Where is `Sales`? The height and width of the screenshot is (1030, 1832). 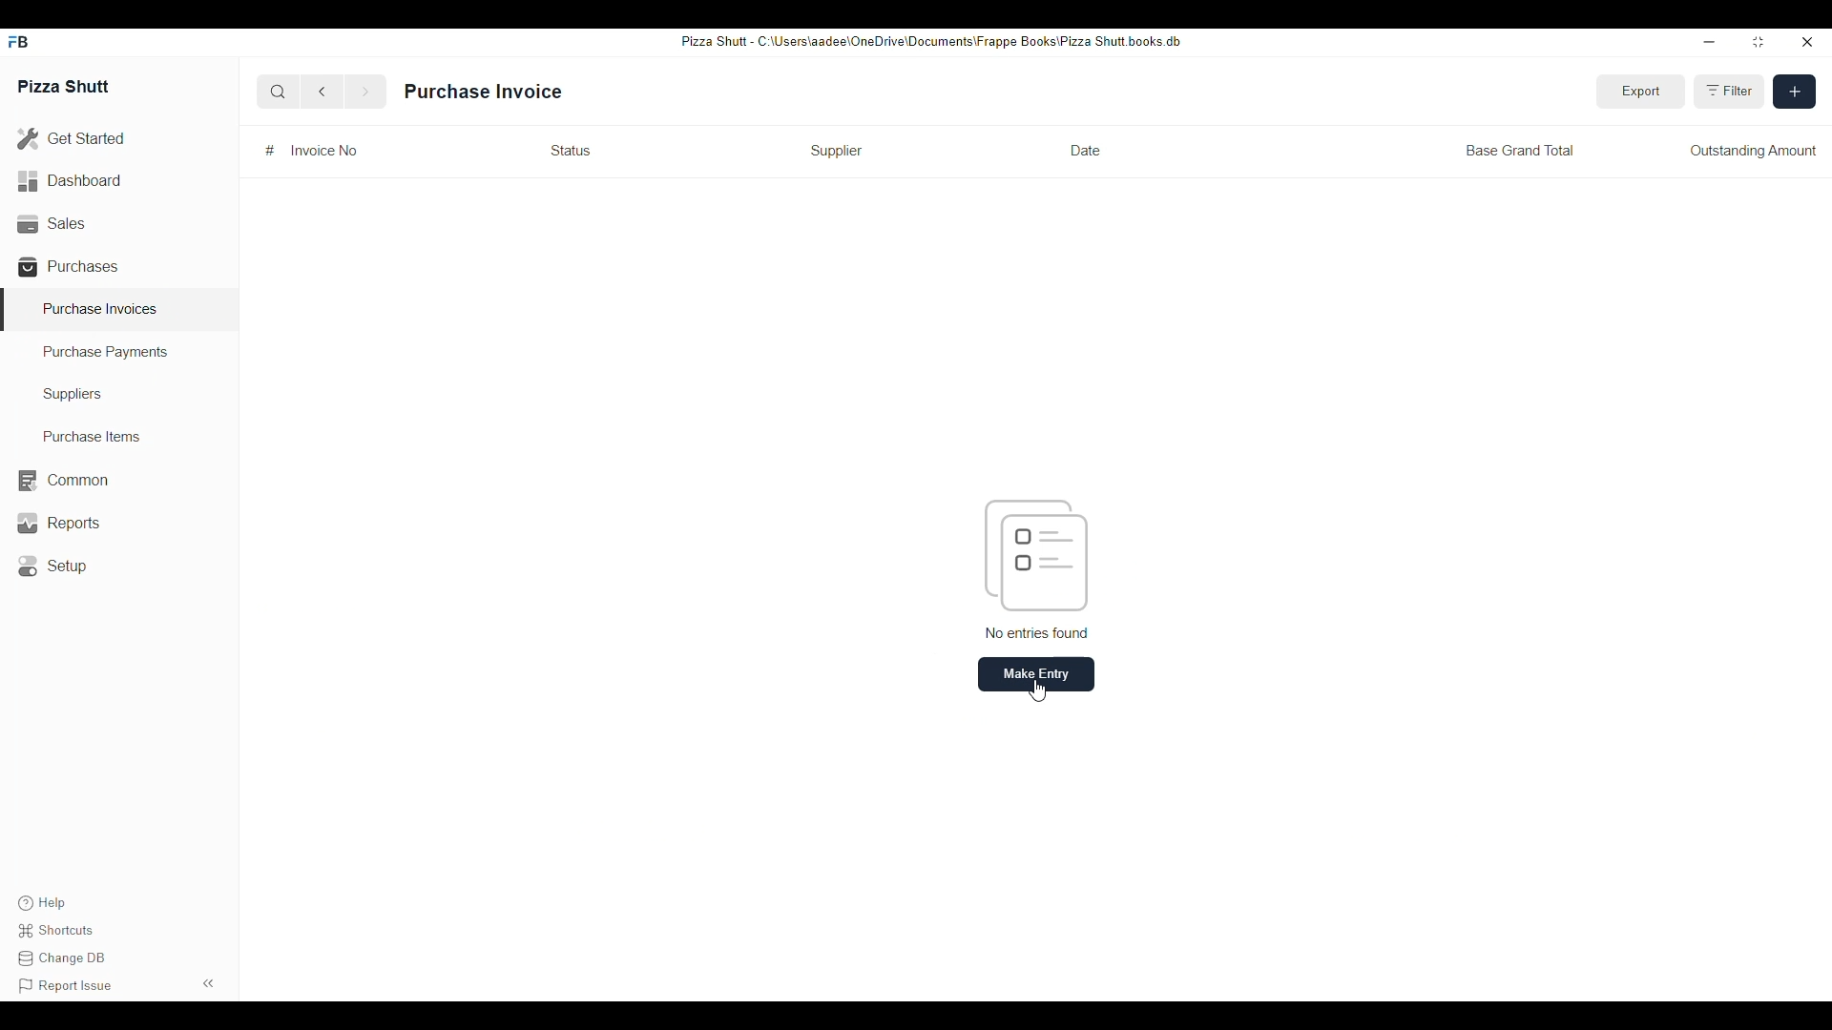
Sales is located at coordinates (50, 221).